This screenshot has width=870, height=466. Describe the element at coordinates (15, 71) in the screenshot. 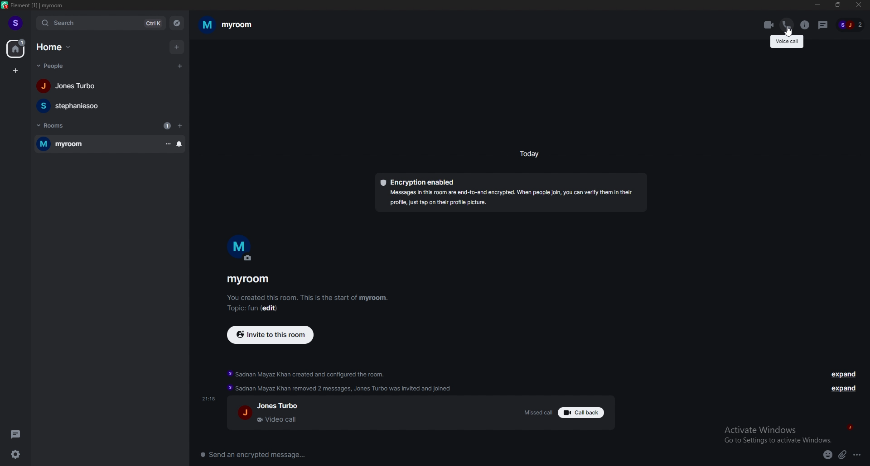

I see `create a space` at that location.